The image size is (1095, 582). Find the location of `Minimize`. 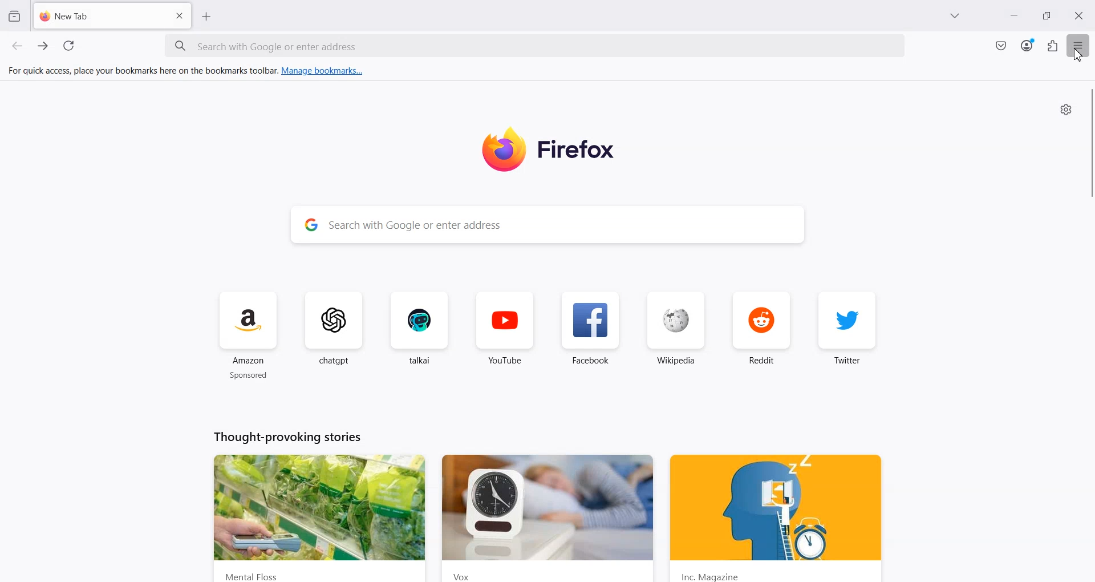

Minimize is located at coordinates (1013, 17).